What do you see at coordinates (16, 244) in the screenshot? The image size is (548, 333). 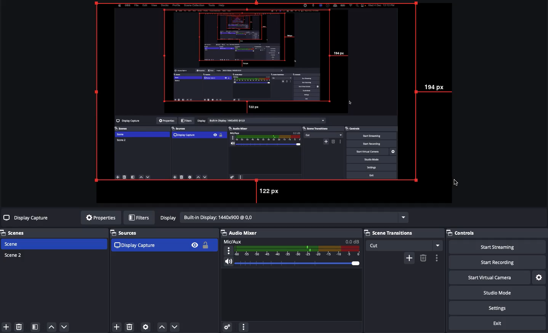 I see `Scene 1` at bounding box center [16, 244].